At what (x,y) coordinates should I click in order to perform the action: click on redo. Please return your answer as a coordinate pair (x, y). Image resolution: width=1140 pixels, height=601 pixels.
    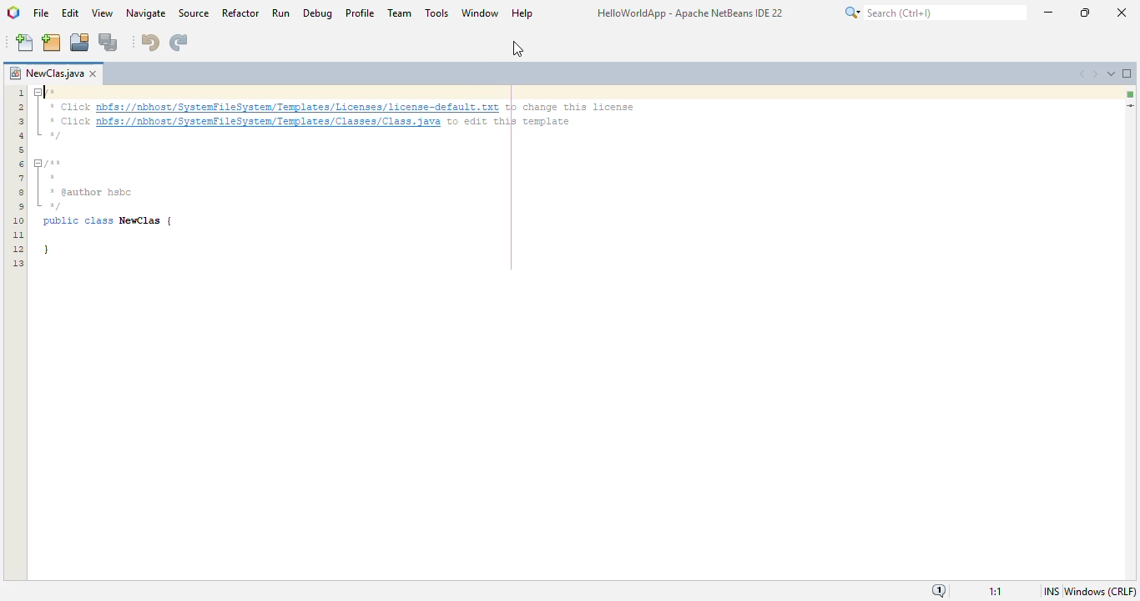
    Looking at the image, I should click on (179, 43).